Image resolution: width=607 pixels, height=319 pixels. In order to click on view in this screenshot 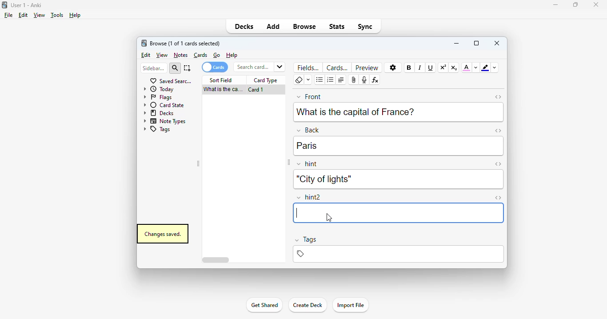, I will do `click(39, 15)`.